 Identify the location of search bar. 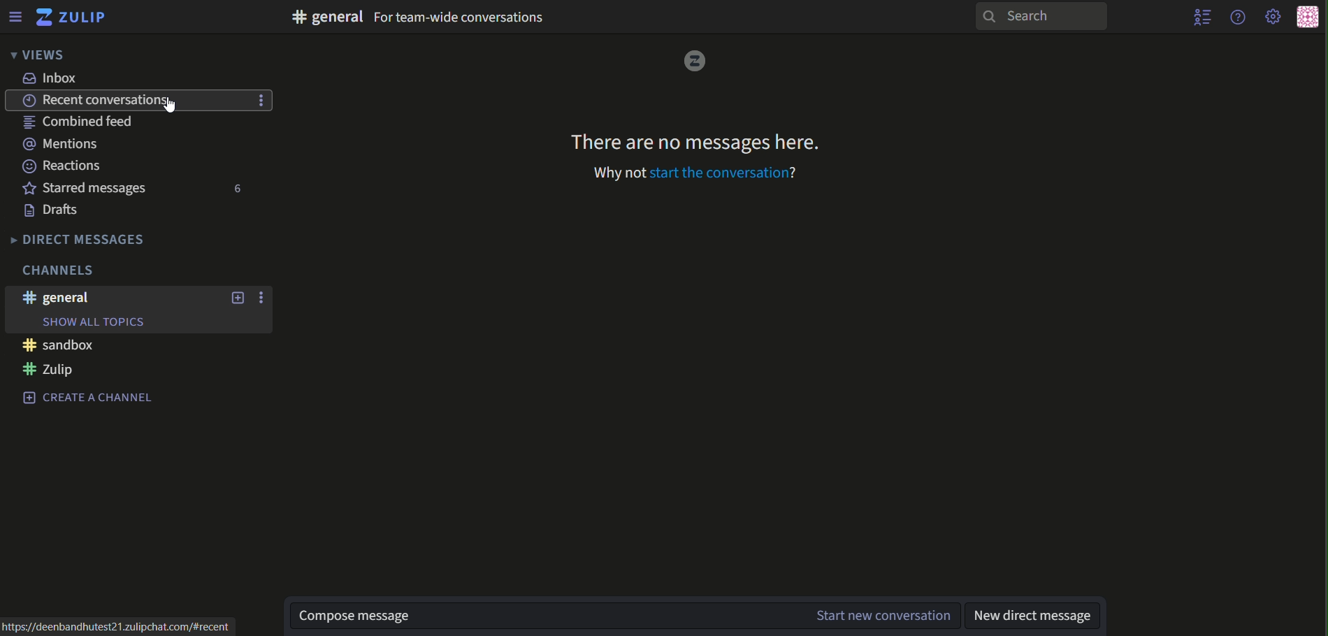
(1039, 16).